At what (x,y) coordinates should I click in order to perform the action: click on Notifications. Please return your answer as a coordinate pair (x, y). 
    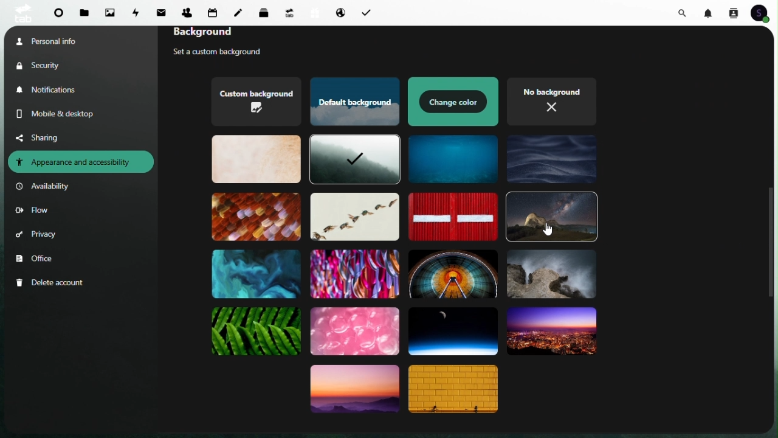
    Looking at the image, I should click on (52, 90).